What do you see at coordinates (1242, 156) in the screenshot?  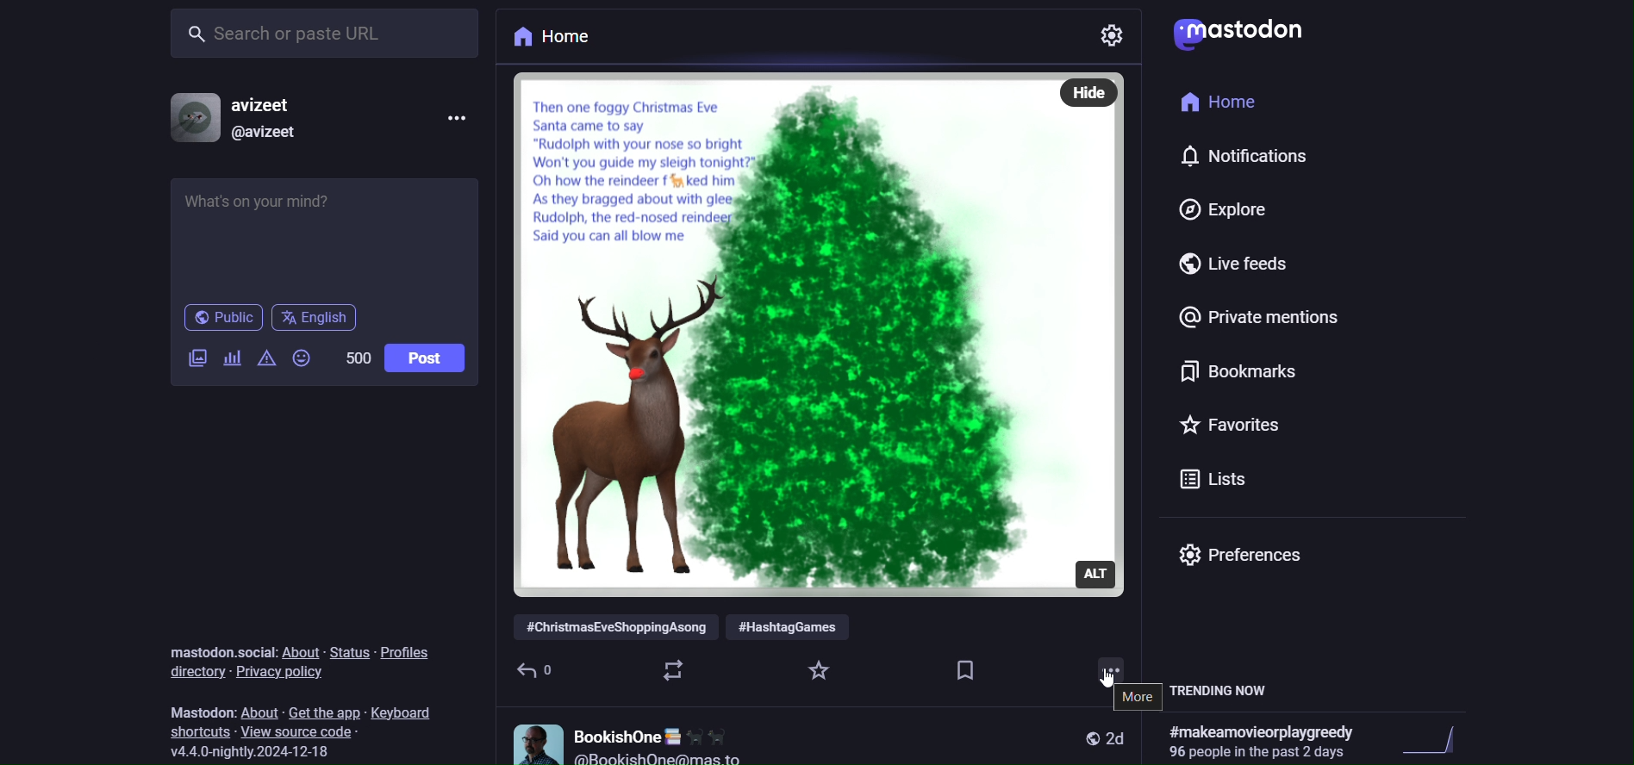 I see `notification` at bounding box center [1242, 156].